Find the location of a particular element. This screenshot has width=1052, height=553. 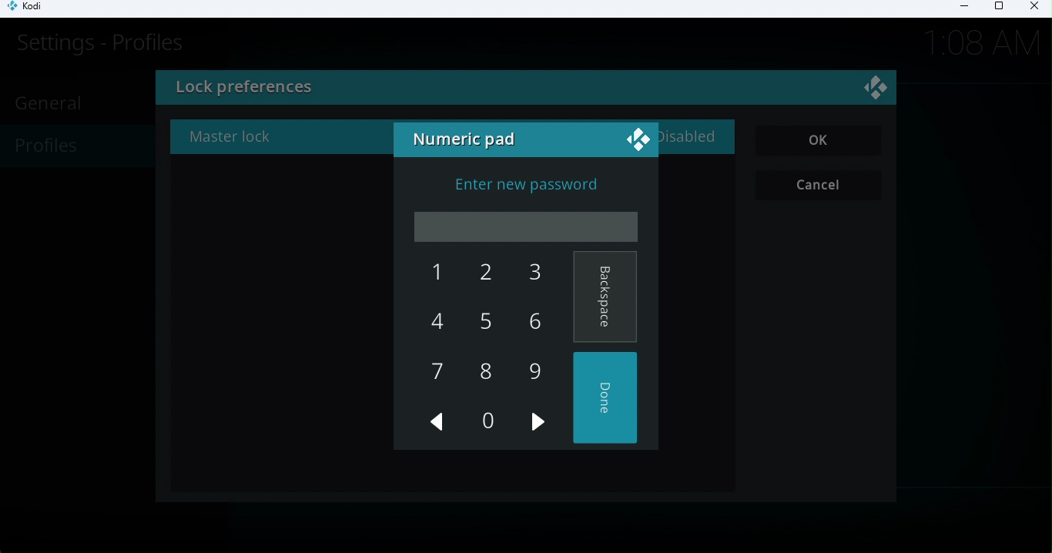

Next is located at coordinates (541, 424).